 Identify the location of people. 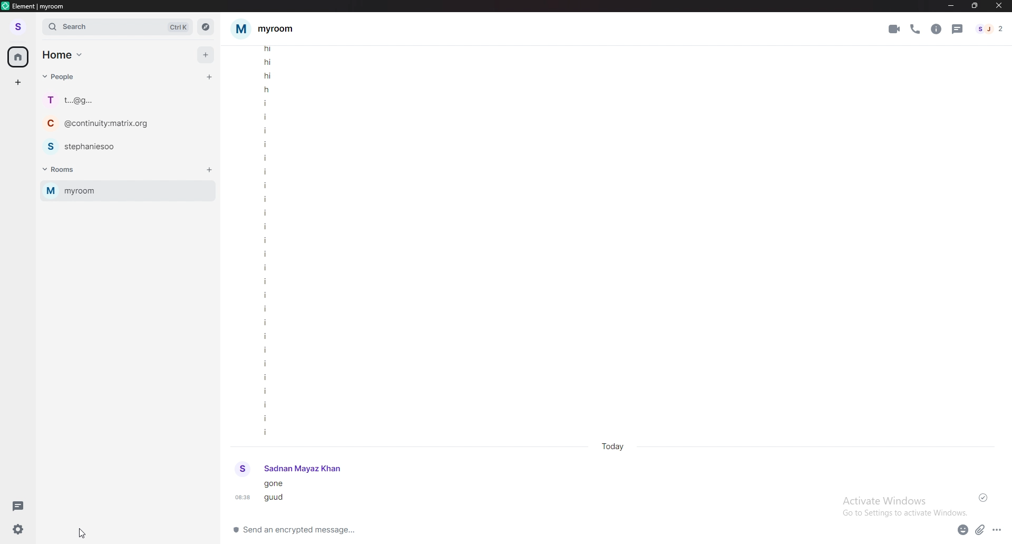
(989, 28).